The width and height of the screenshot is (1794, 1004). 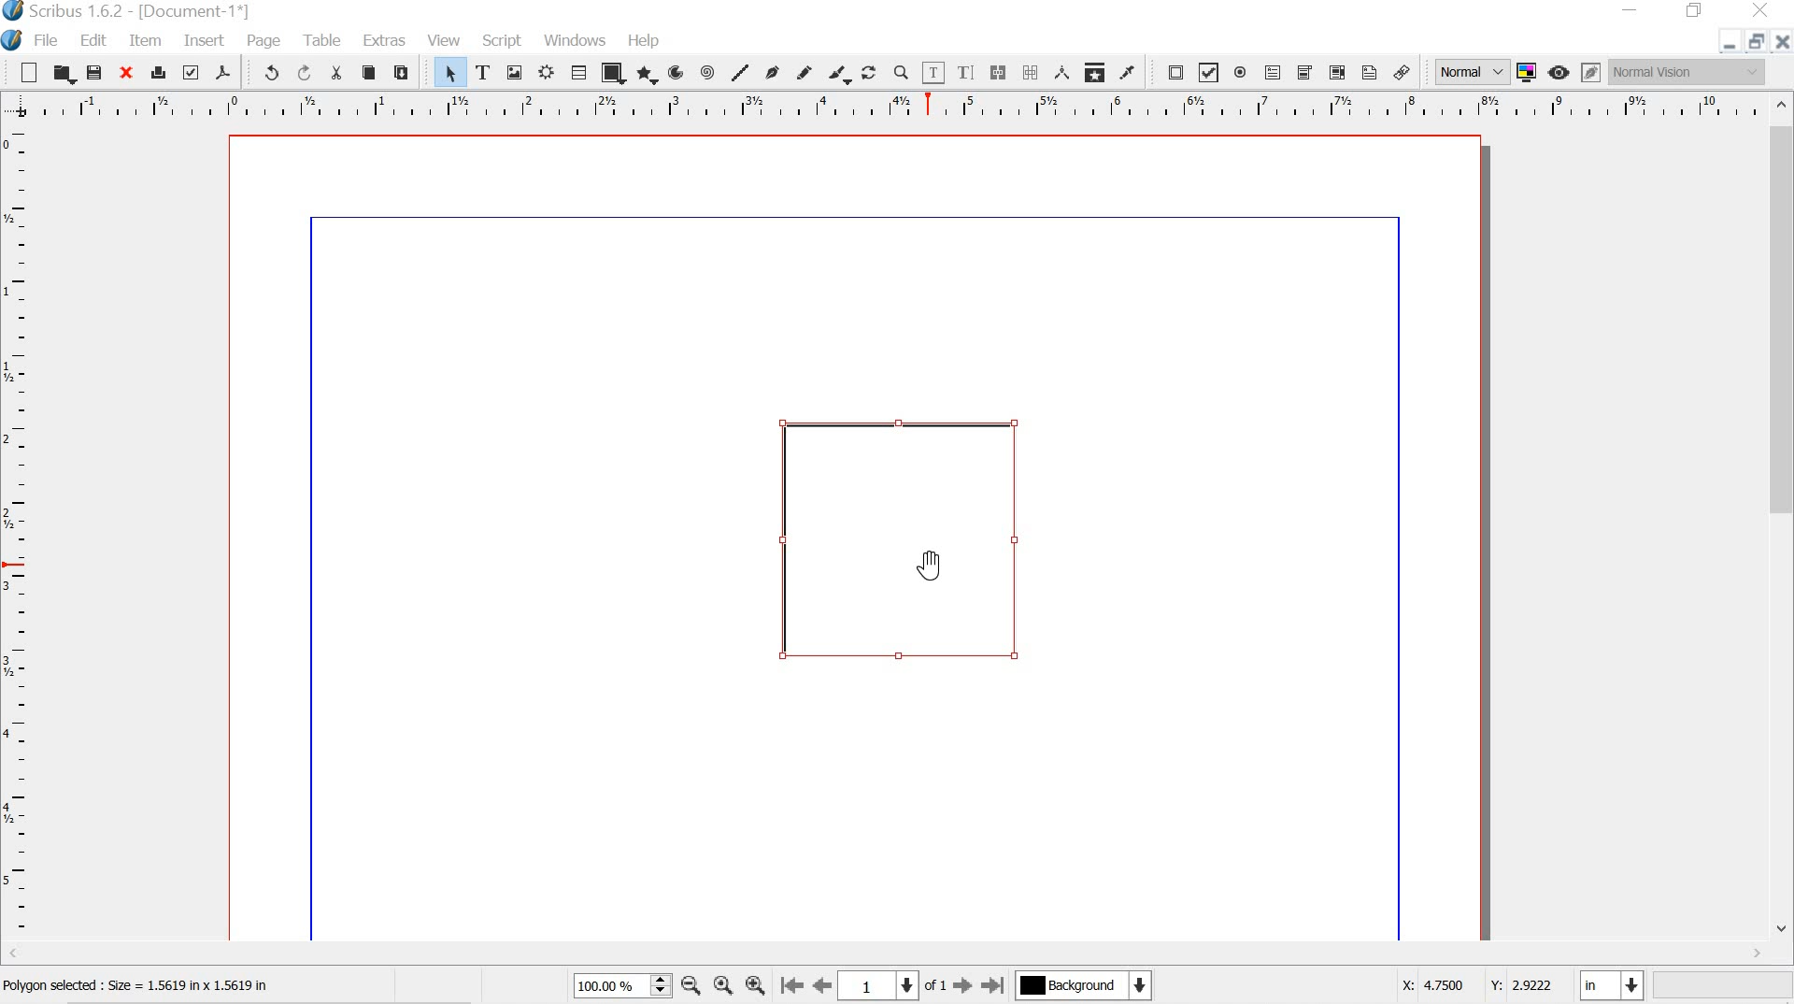 I want to click on normal vision, so click(x=1688, y=74).